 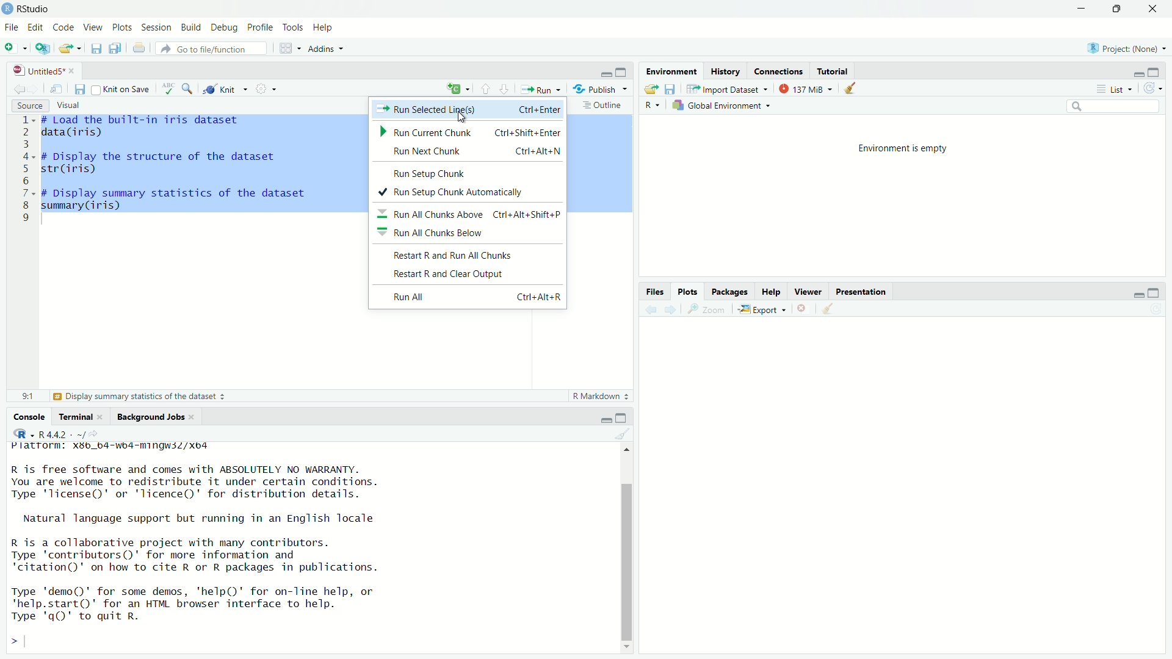 I want to click on R 4.4.2 - ~/, so click(x=57, y=433).